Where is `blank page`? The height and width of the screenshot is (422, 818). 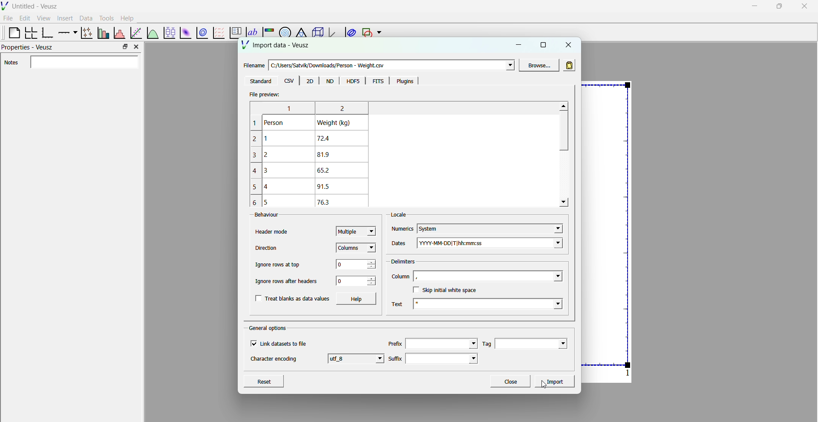
blank page is located at coordinates (11, 32).